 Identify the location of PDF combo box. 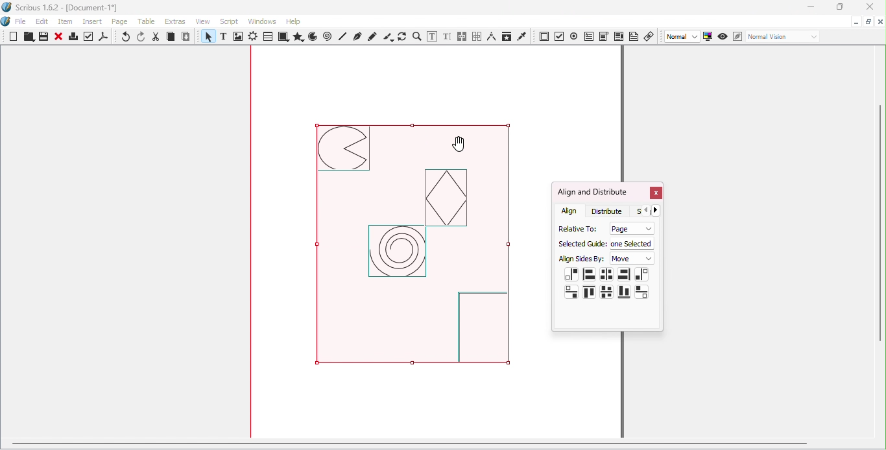
(603, 36).